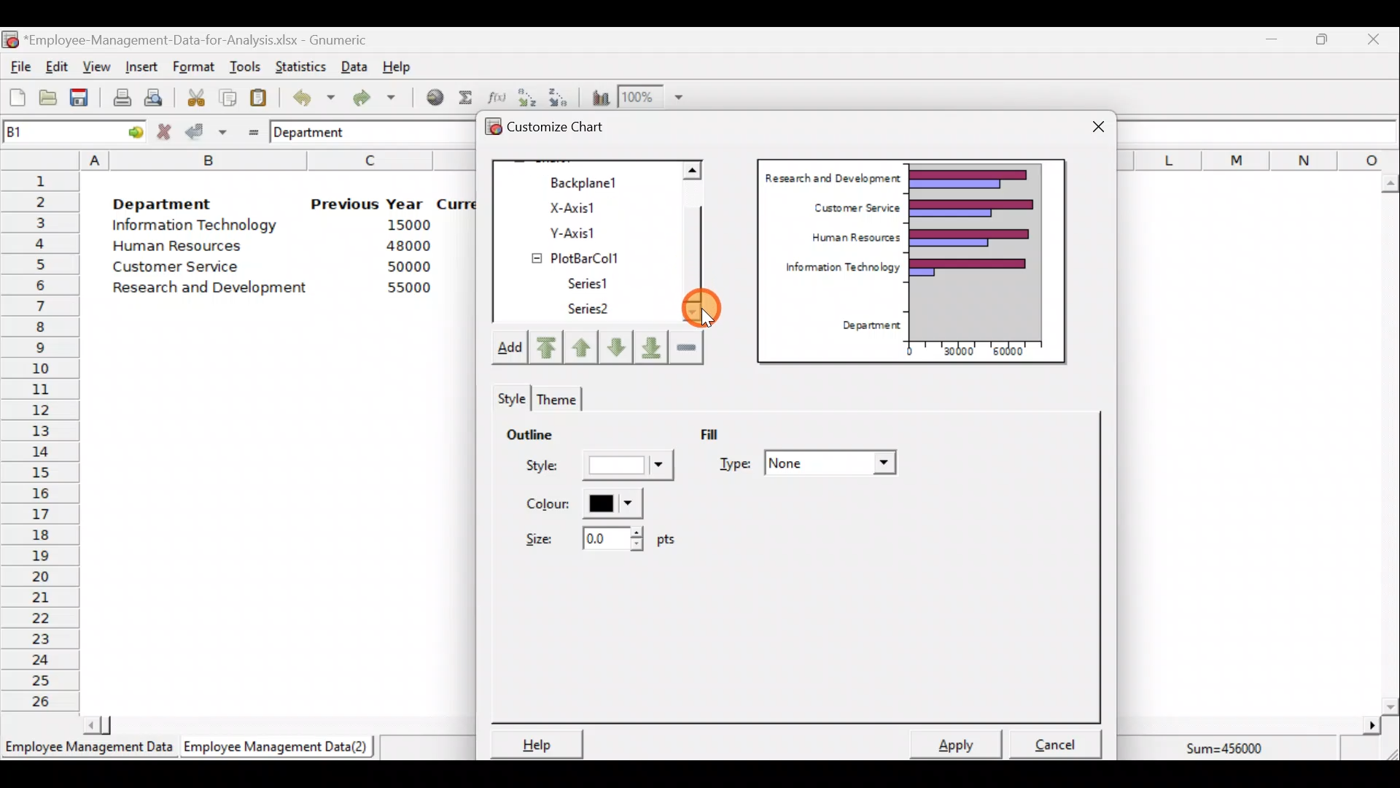 The width and height of the screenshot is (1400, 788). Describe the element at coordinates (249, 129) in the screenshot. I see `Enter formula` at that location.